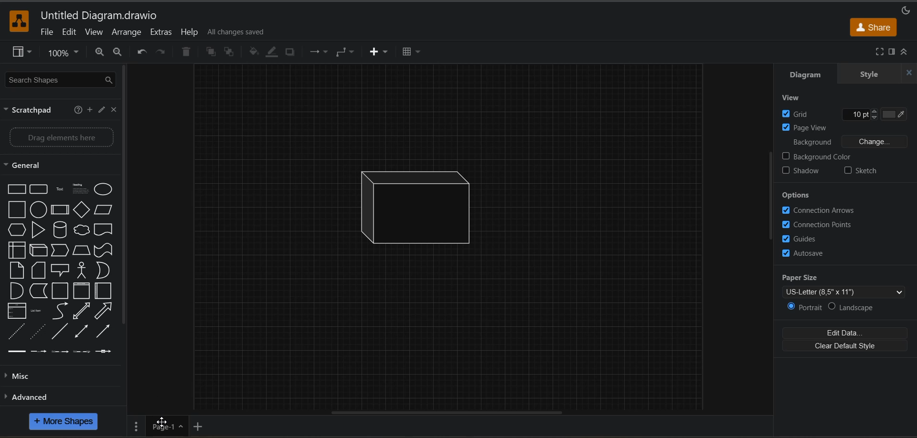 The image size is (917, 438). What do you see at coordinates (910, 73) in the screenshot?
I see `close` at bounding box center [910, 73].